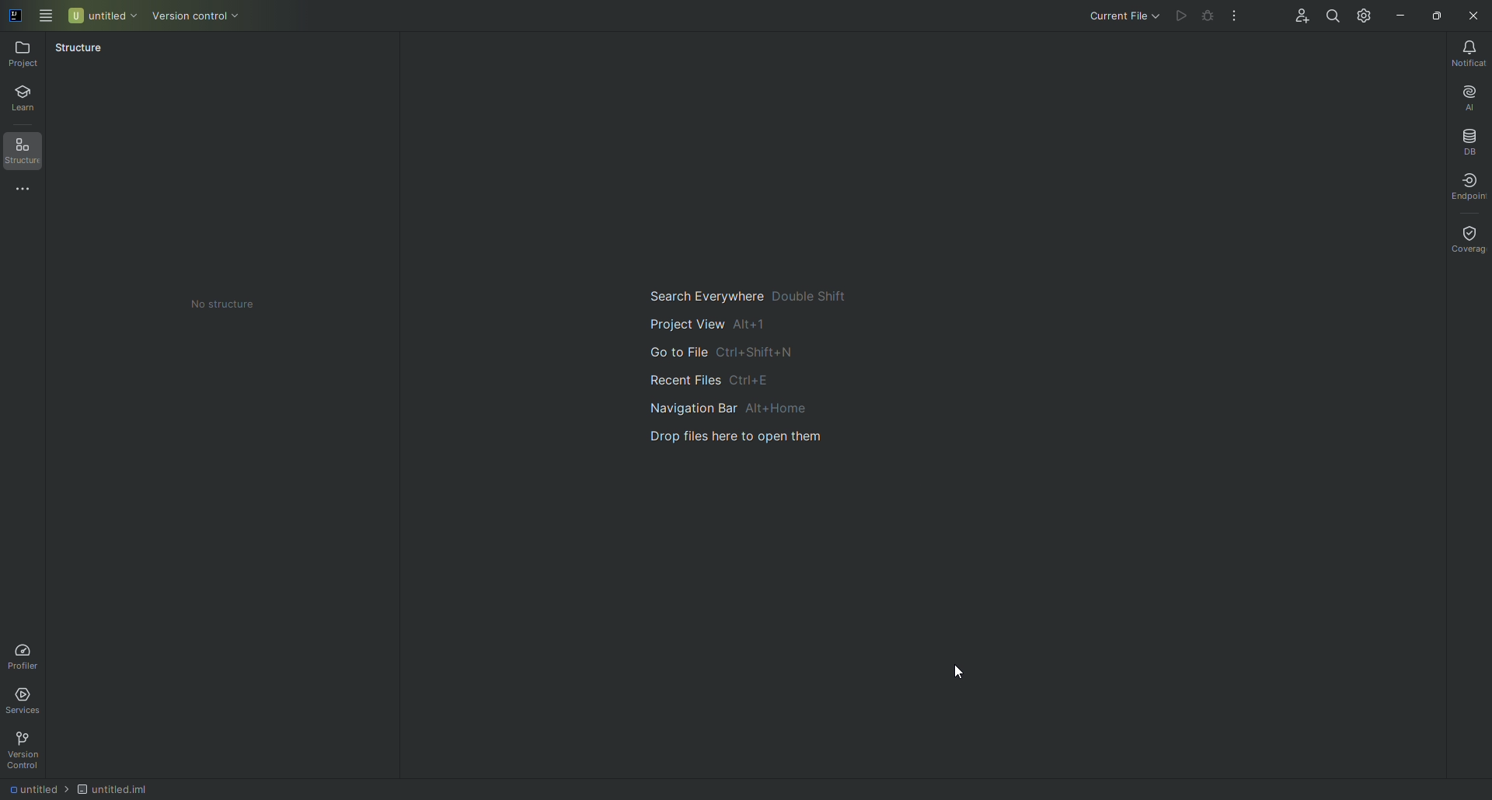 The width and height of the screenshot is (1492, 800). Describe the element at coordinates (1434, 14) in the screenshot. I see `Restore` at that location.